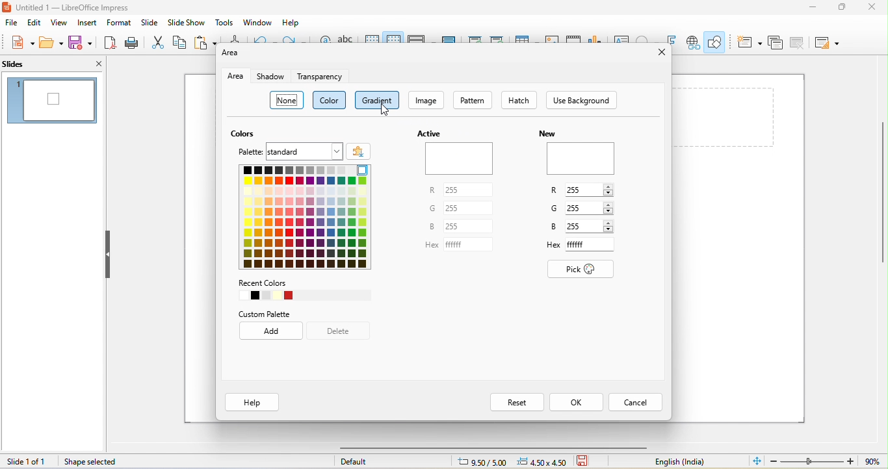 This screenshot has height=469, width=888. Describe the element at coordinates (556, 192) in the screenshot. I see `R` at that location.